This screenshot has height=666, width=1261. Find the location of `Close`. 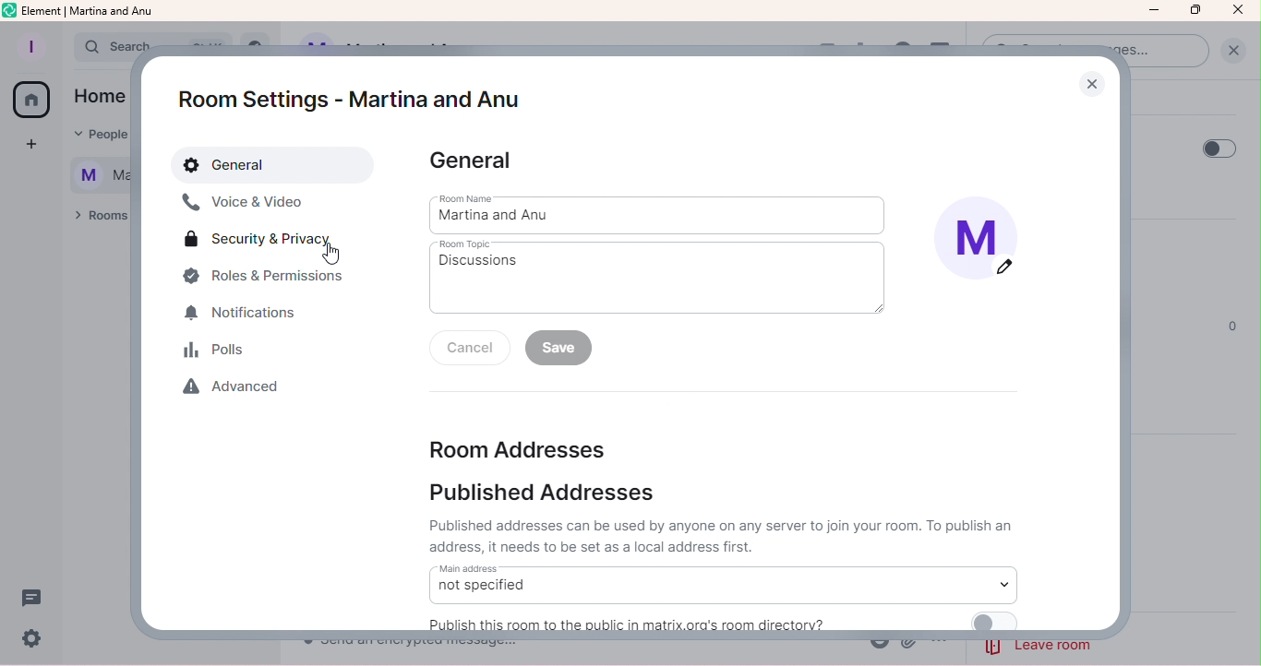

Close is located at coordinates (1085, 83).